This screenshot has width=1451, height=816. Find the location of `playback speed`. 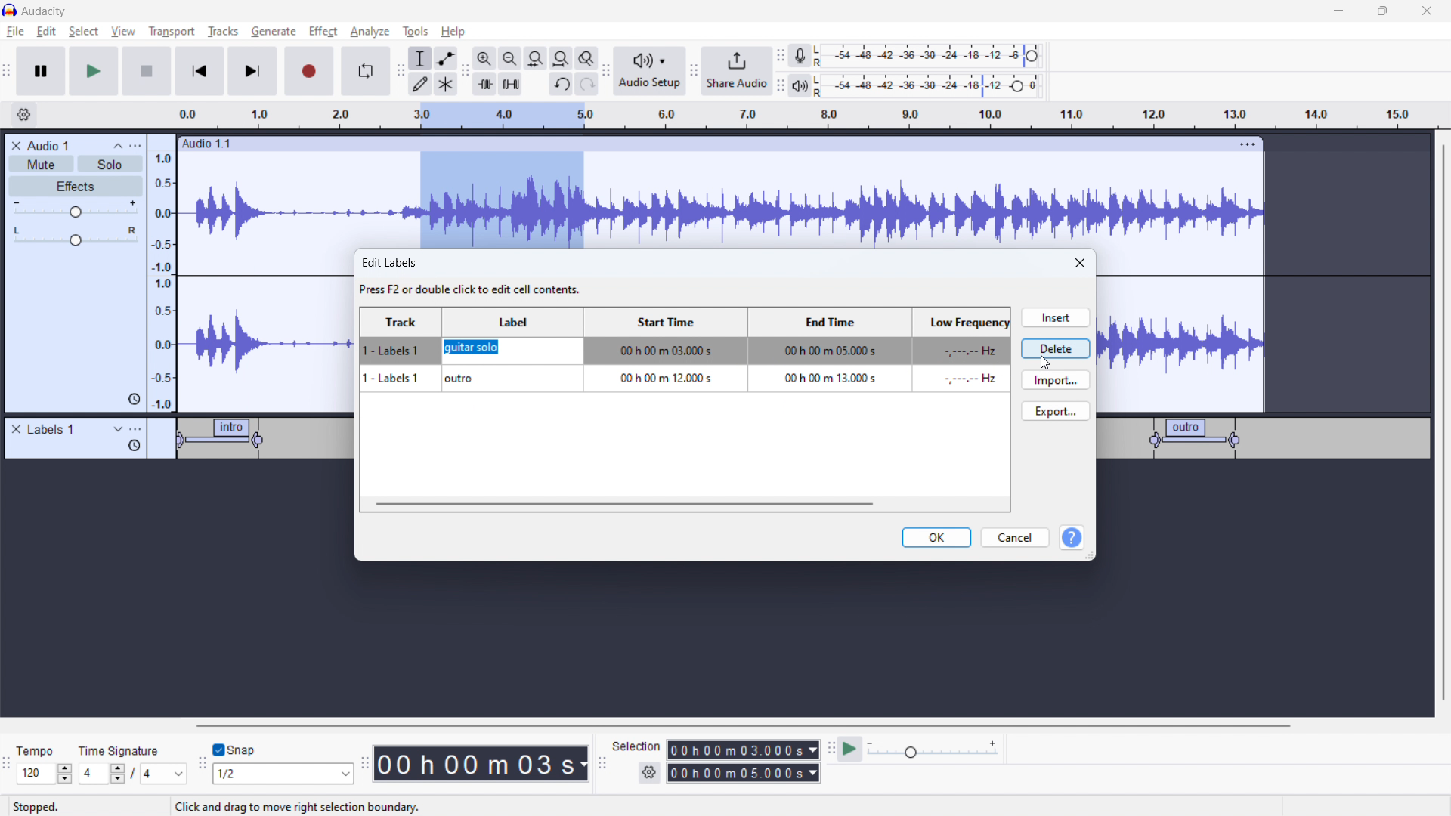

playback speed is located at coordinates (932, 749).